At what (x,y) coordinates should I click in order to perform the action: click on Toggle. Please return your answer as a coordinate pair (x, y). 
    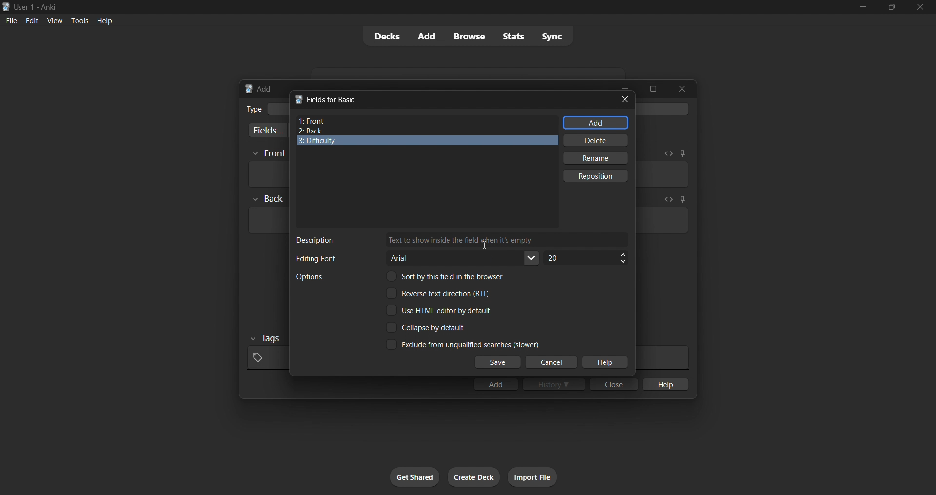
    Looking at the image, I should click on (462, 344).